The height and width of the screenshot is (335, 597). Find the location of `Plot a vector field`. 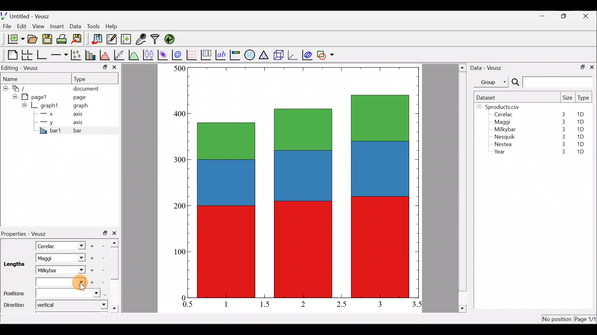

Plot a vector field is located at coordinates (193, 55).